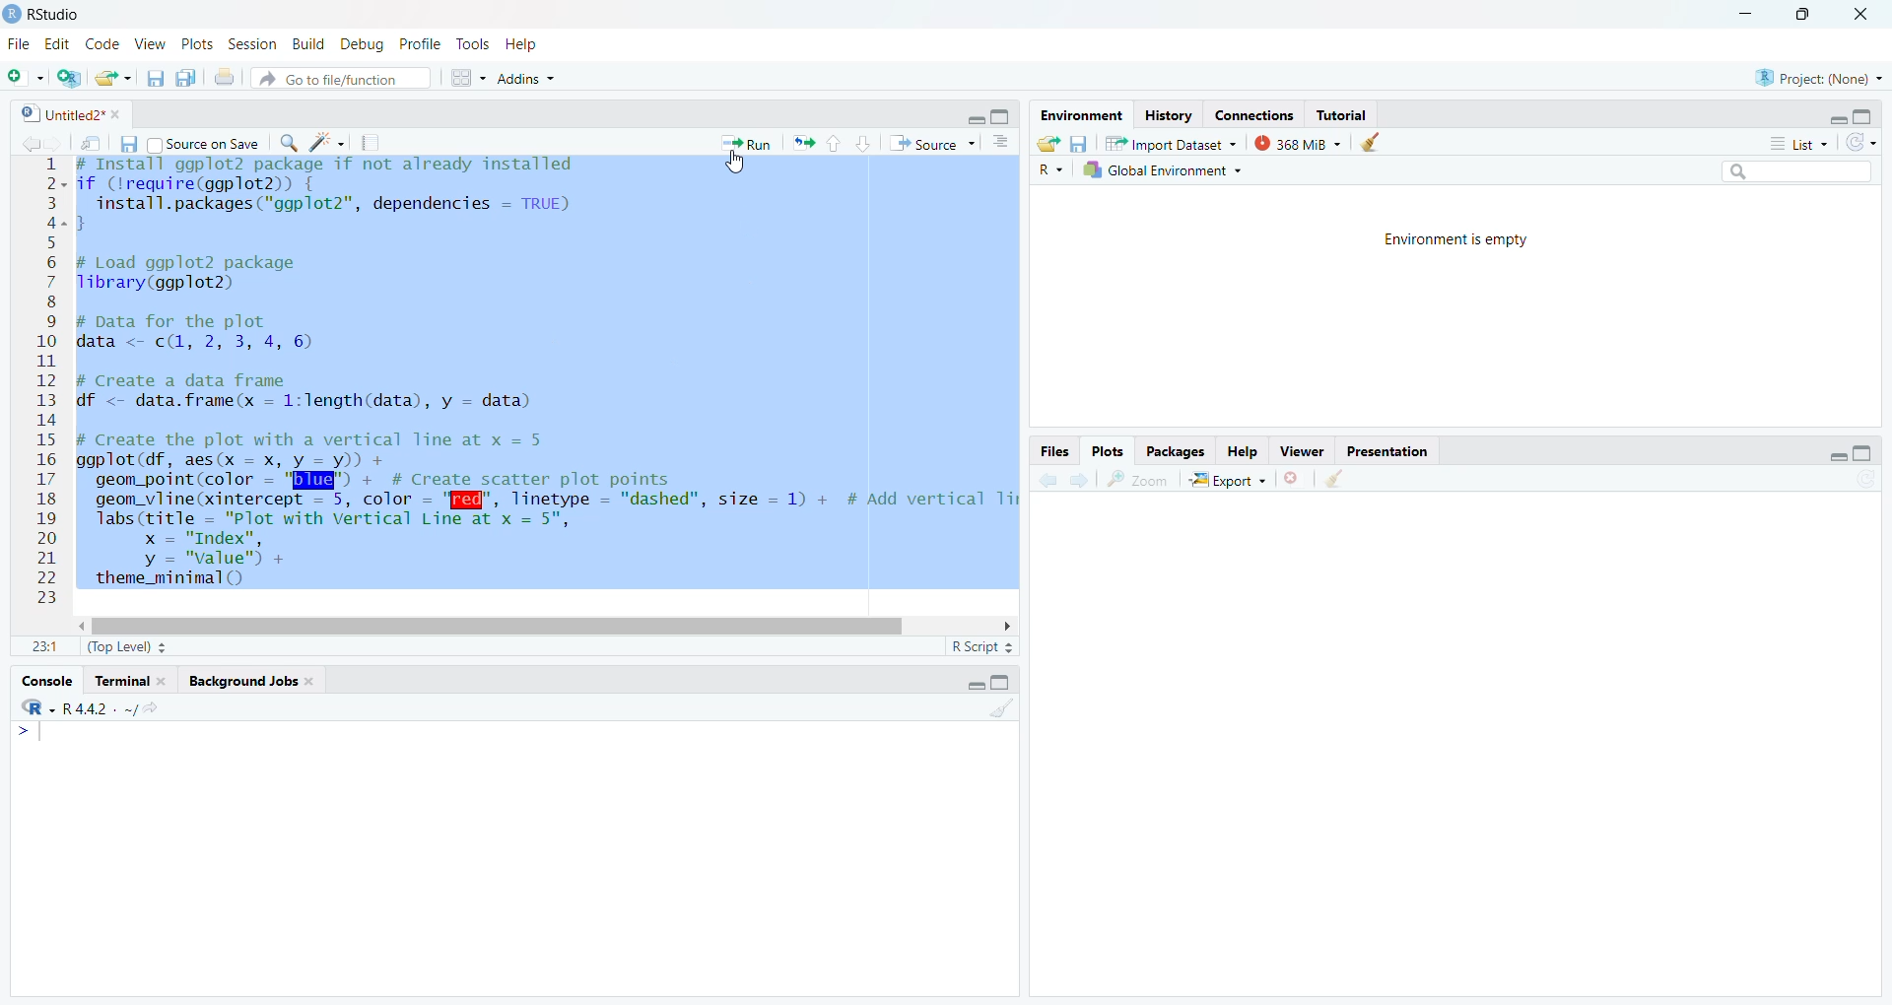  I want to click on minimise, so click(1836, 456).